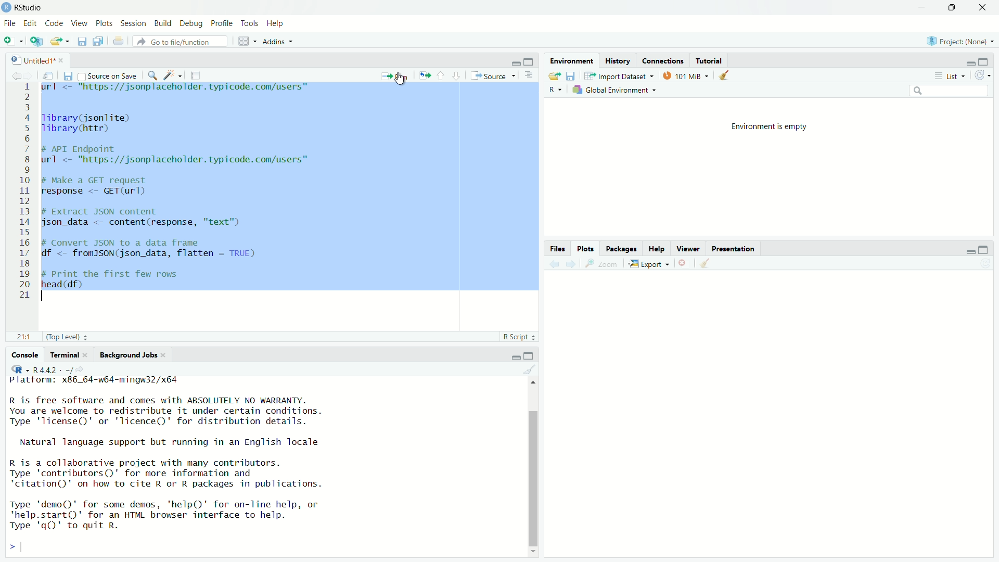 Image resolution: width=999 pixels, height=562 pixels. I want to click on Session, so click(133, 23).